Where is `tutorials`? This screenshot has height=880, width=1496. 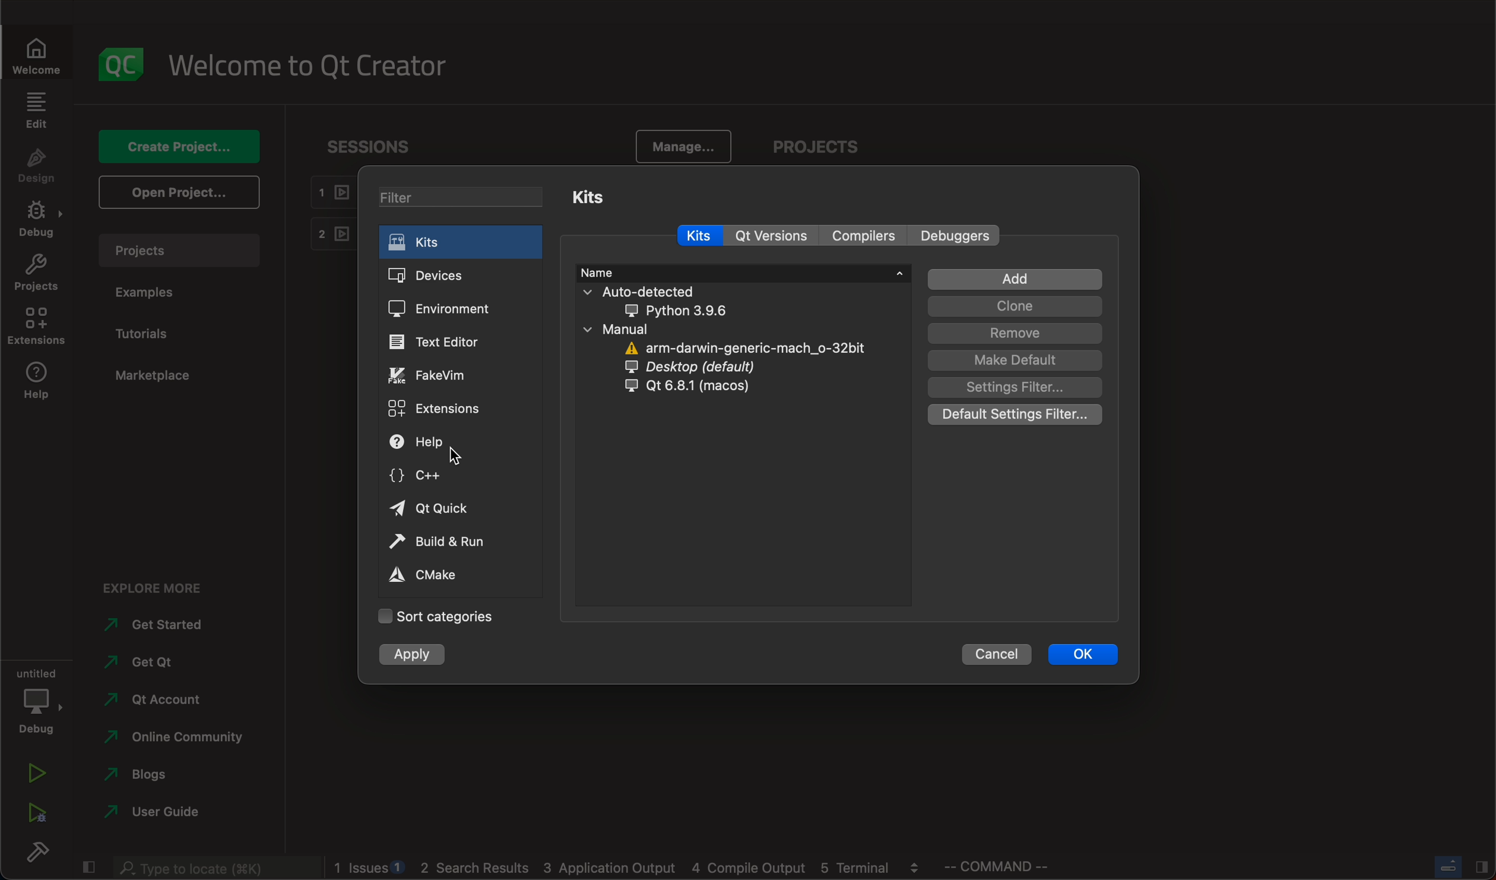
tutorials is located at coordinates (154, 335).